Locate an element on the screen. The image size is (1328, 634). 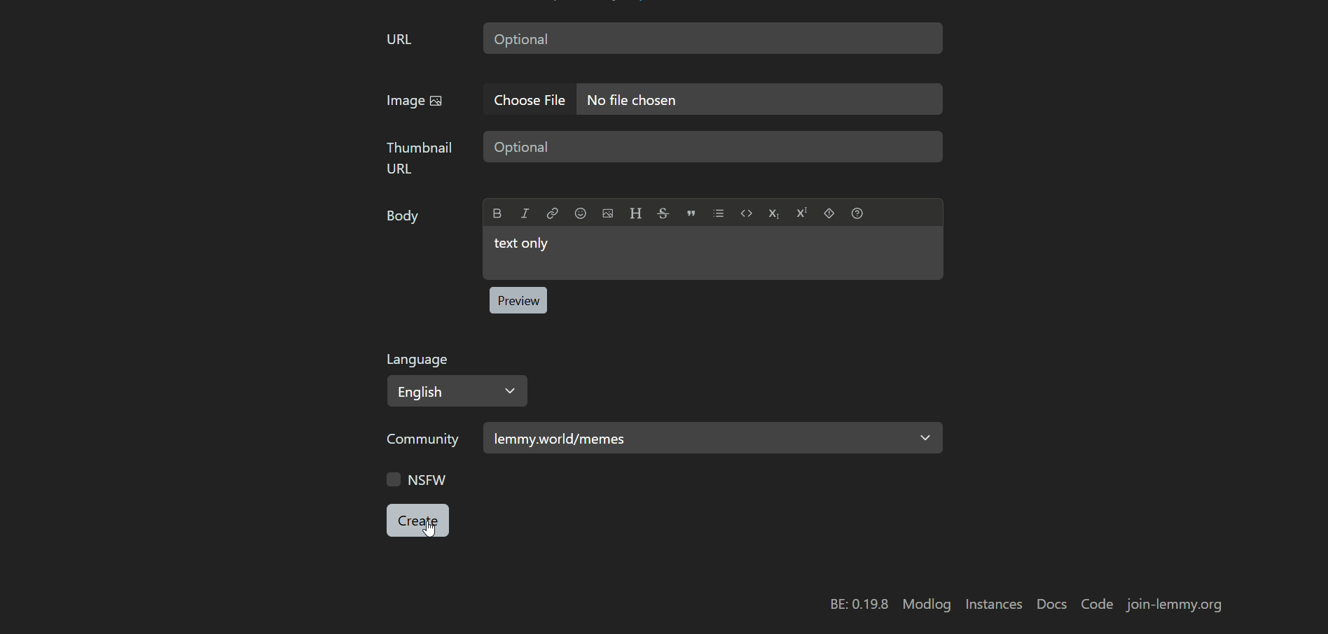
image is located at coordinates (415, 102).